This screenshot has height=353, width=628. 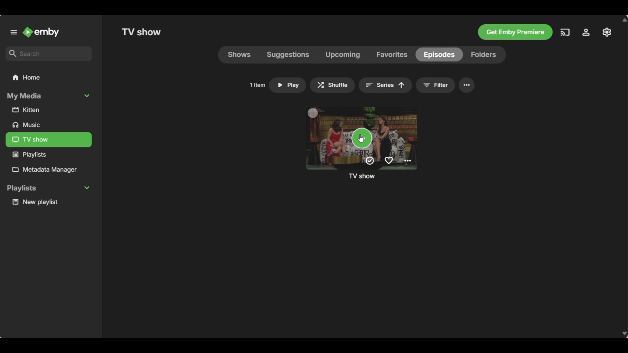 I want to click on Type in search, so click(x=49, y=54).